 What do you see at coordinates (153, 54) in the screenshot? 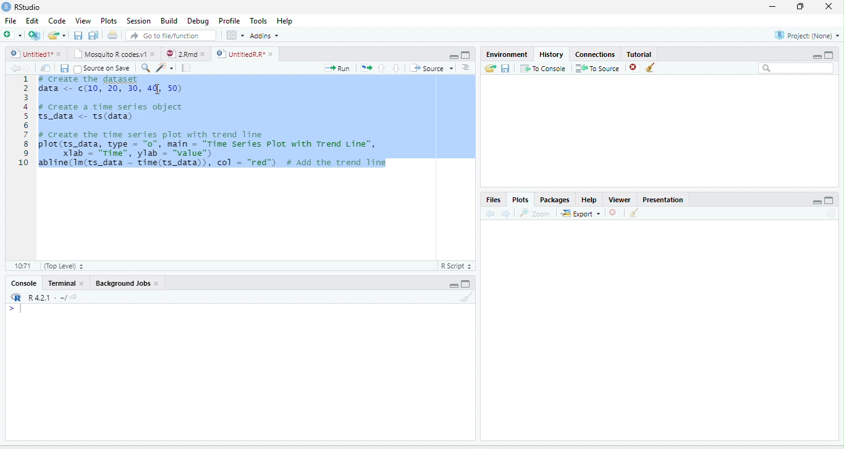
I see `close` at bounding box center [153, 54].